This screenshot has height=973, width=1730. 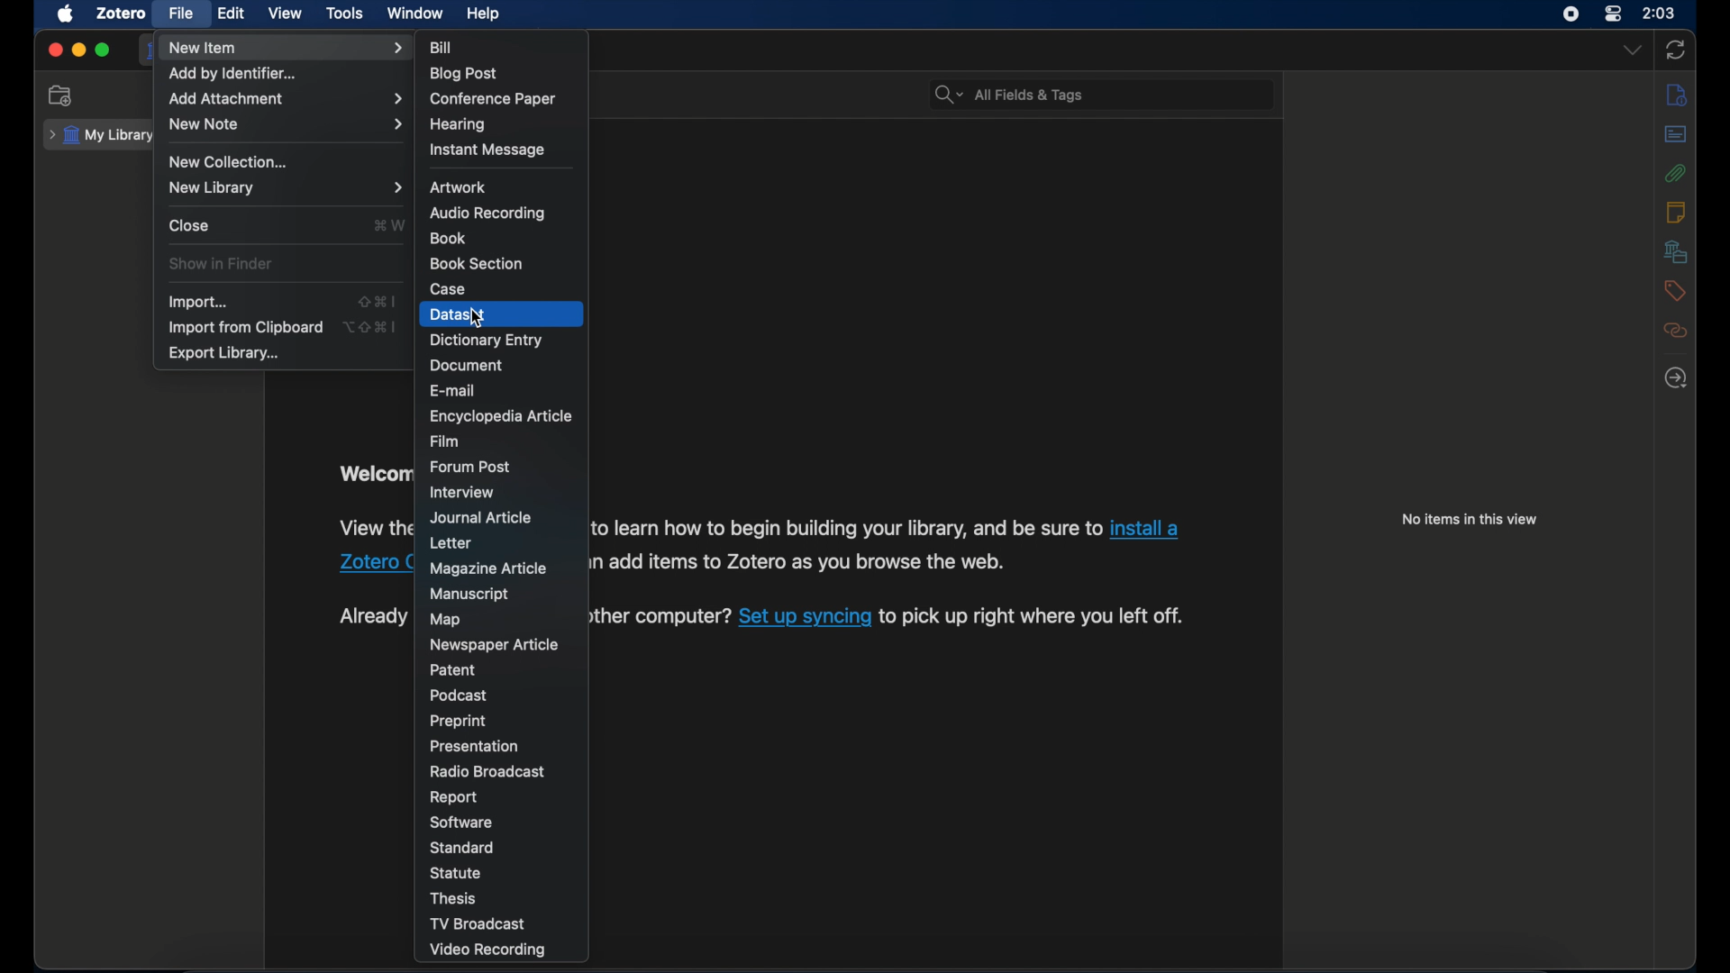 What do you see at coordinates (488, 569) in the screenshot?
I see `magazine article` at bounding box center [488, 569].